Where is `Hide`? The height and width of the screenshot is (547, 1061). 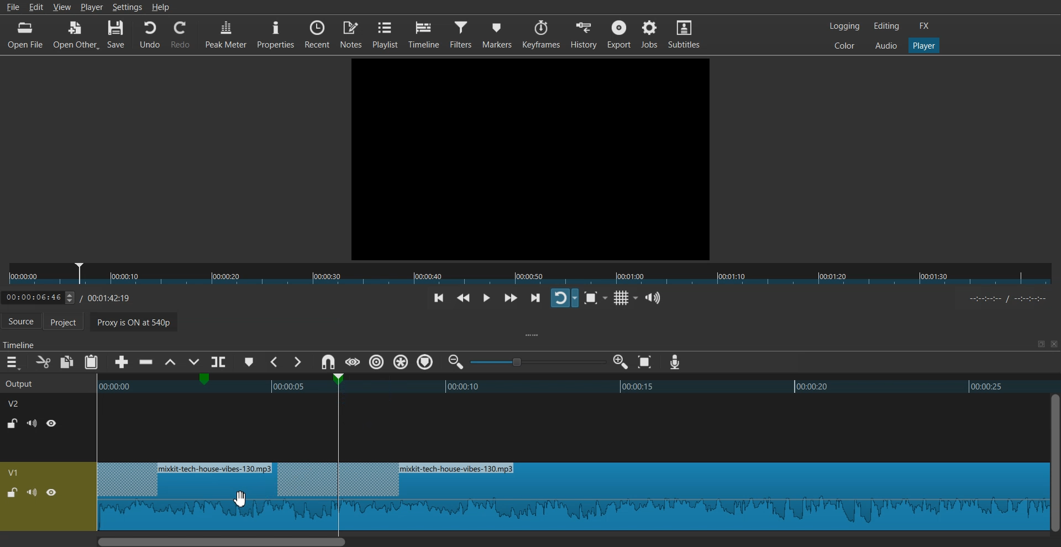
Hide is located at coordinates (51, 492).